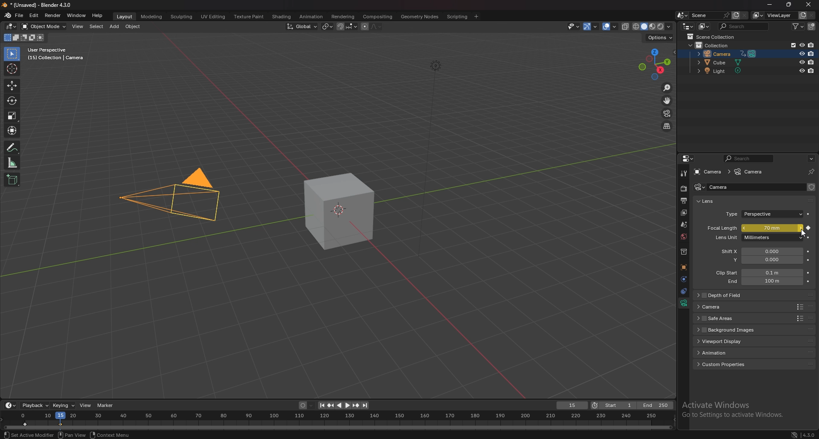 This screenshot has width=819, height=439. Describe the element at coordinates (656, 405) in the screenshot. I see `end` at that location.